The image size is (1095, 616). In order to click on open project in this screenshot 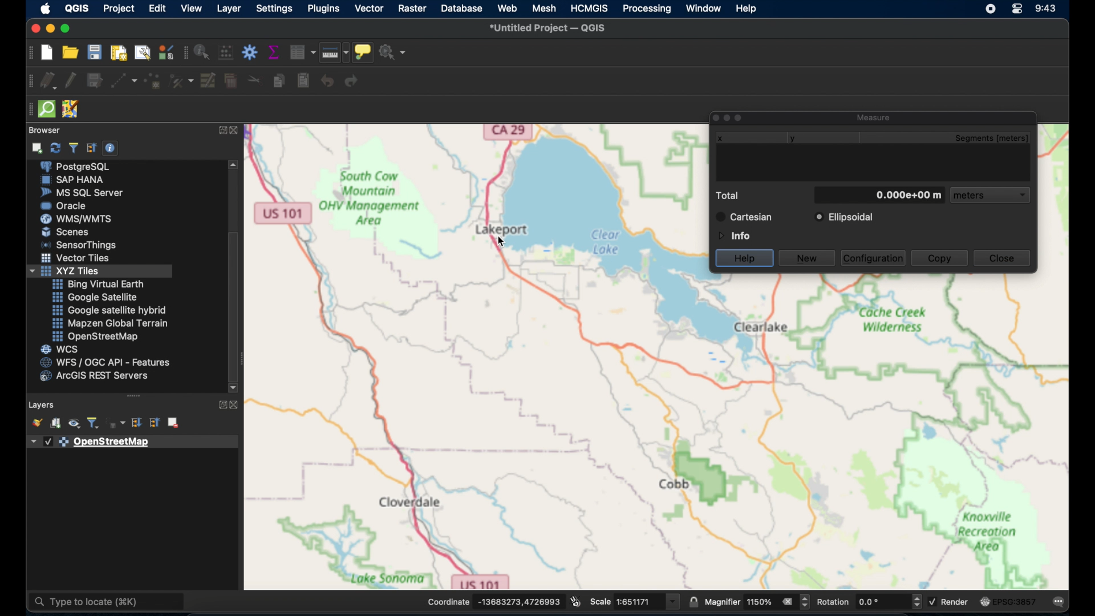, I will do `click(72, 53)`.